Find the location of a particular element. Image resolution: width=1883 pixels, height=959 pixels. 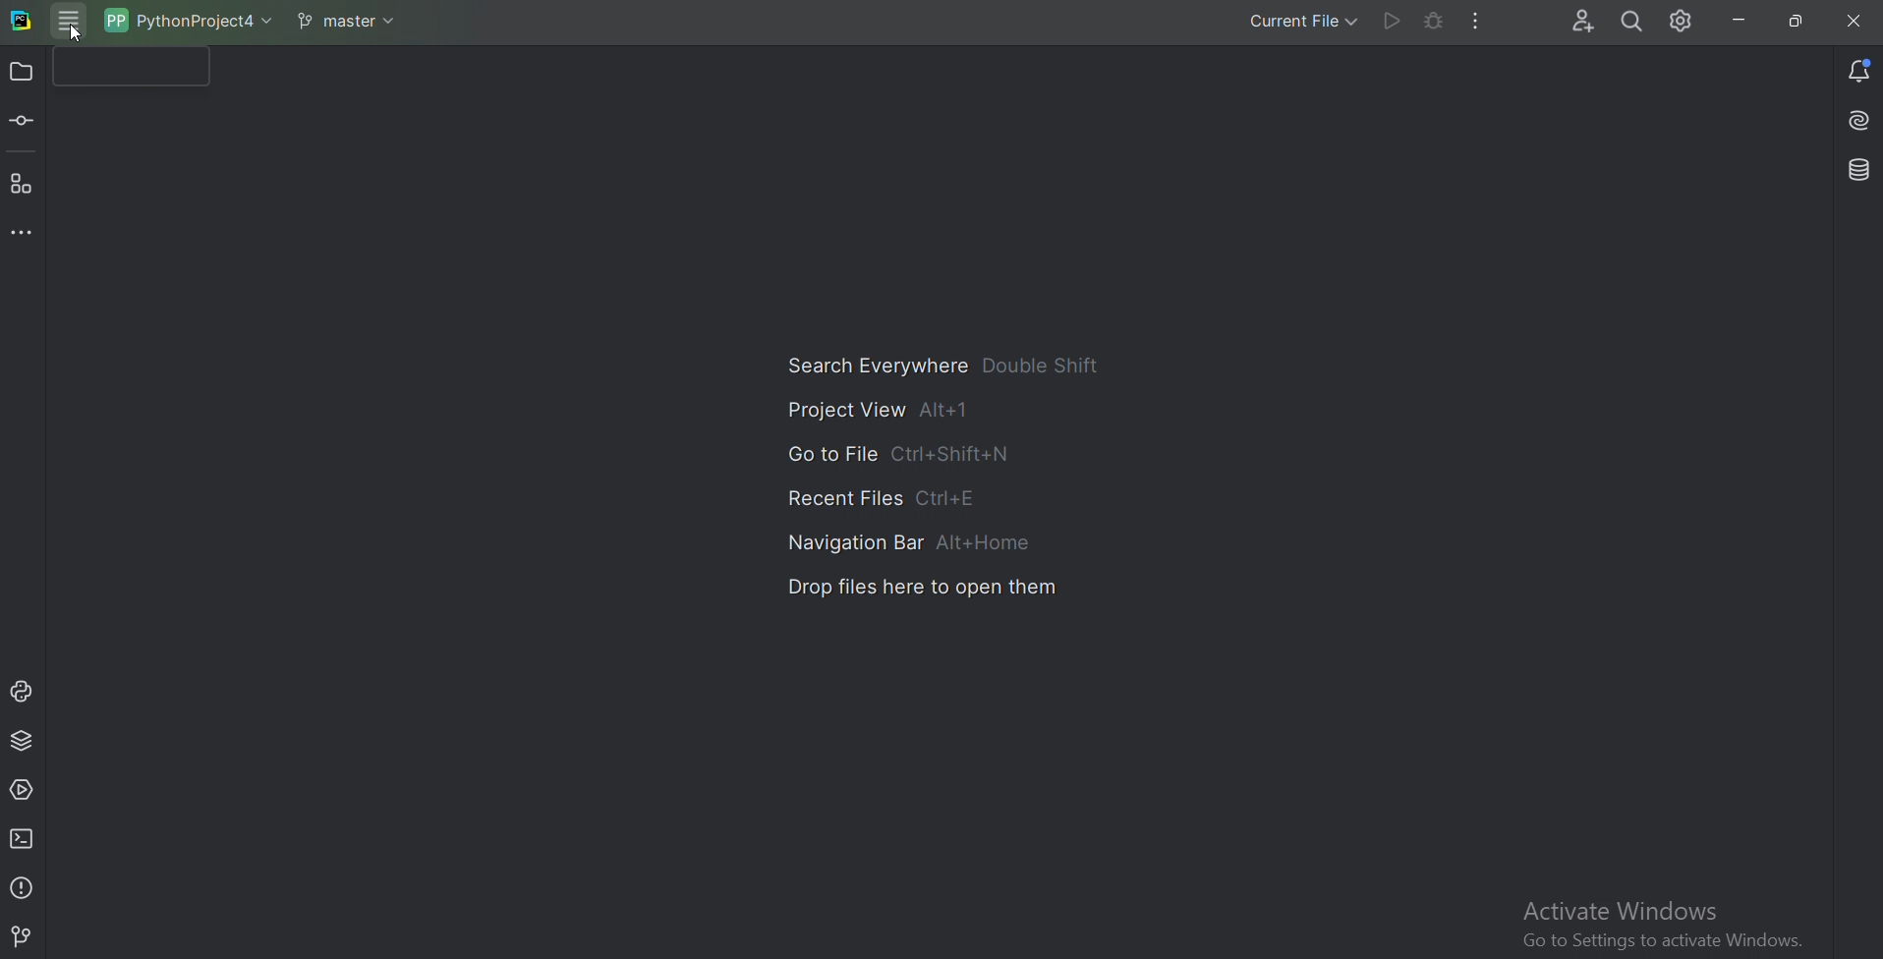

Debug is located at coordinates (1434, 20).